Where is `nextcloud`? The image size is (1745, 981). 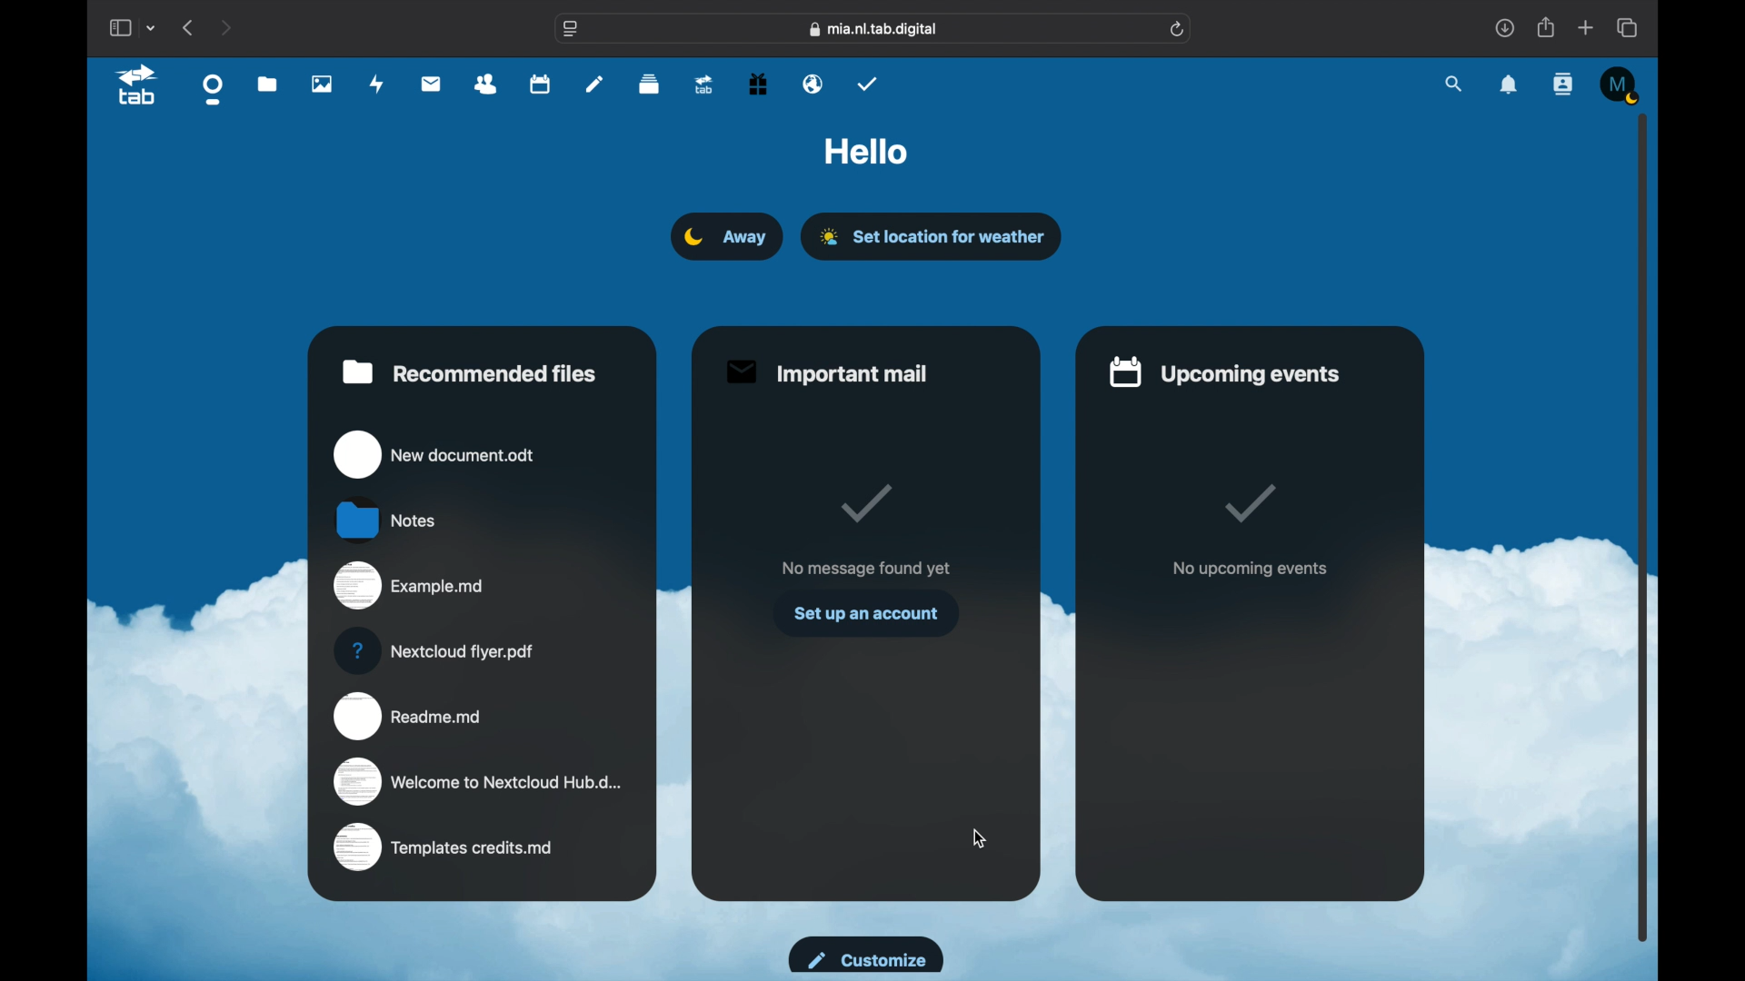 nextcloud is located at coordinates (438, 650).